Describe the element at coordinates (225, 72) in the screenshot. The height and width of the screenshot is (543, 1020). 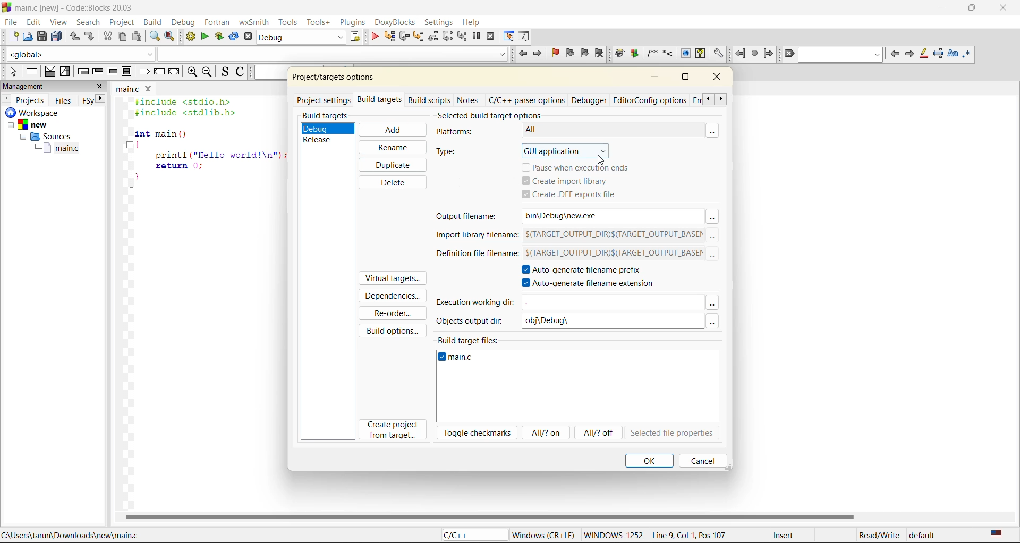
I see `toggle source` at that location.